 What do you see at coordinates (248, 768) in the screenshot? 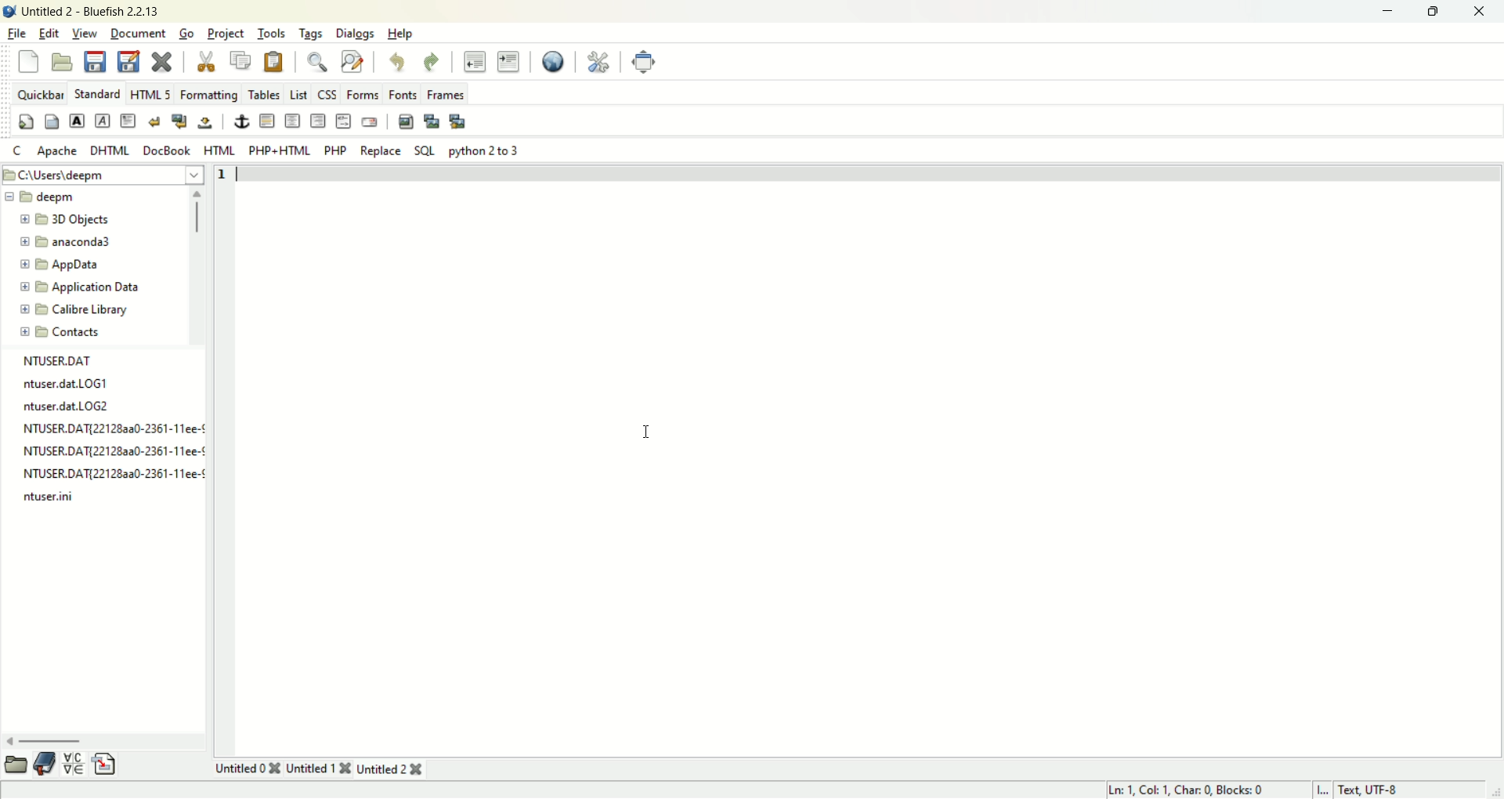
I see `untitle0` at bounding box center [248, 768].